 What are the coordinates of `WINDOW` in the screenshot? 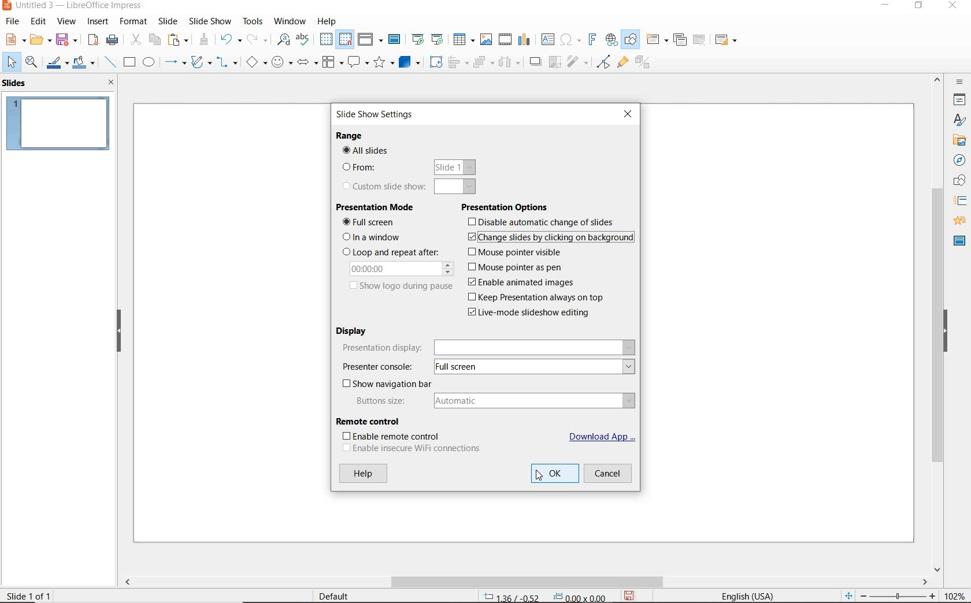 It's located at (289, 21).